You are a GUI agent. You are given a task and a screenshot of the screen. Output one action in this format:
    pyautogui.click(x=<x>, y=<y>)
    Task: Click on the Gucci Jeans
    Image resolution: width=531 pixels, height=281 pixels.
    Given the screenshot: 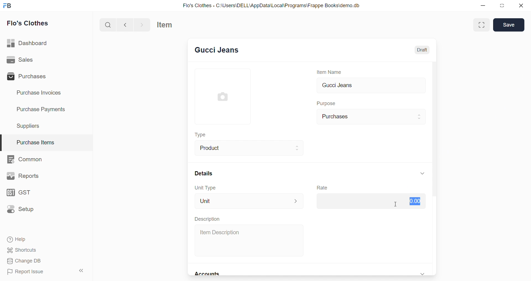 What is the action you would take?
    pyautogui.click(x=371, y=86)
    